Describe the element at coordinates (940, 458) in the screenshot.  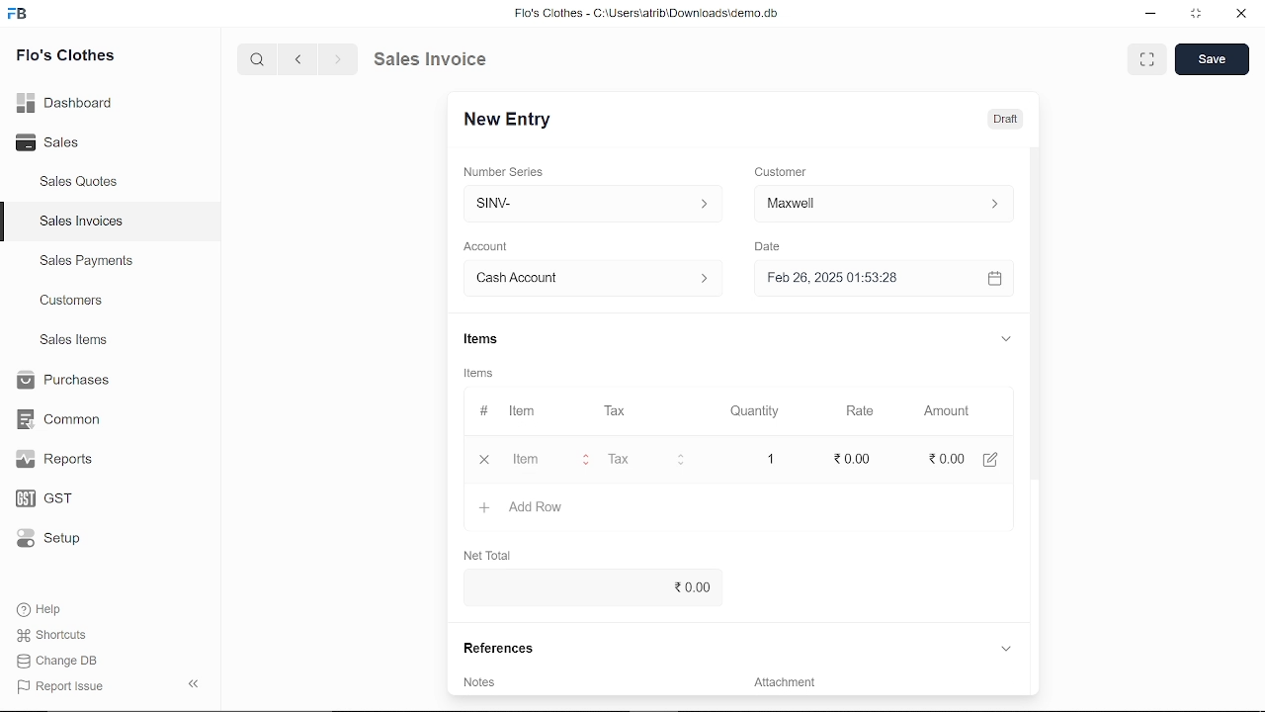
I see `0.00` at that location.